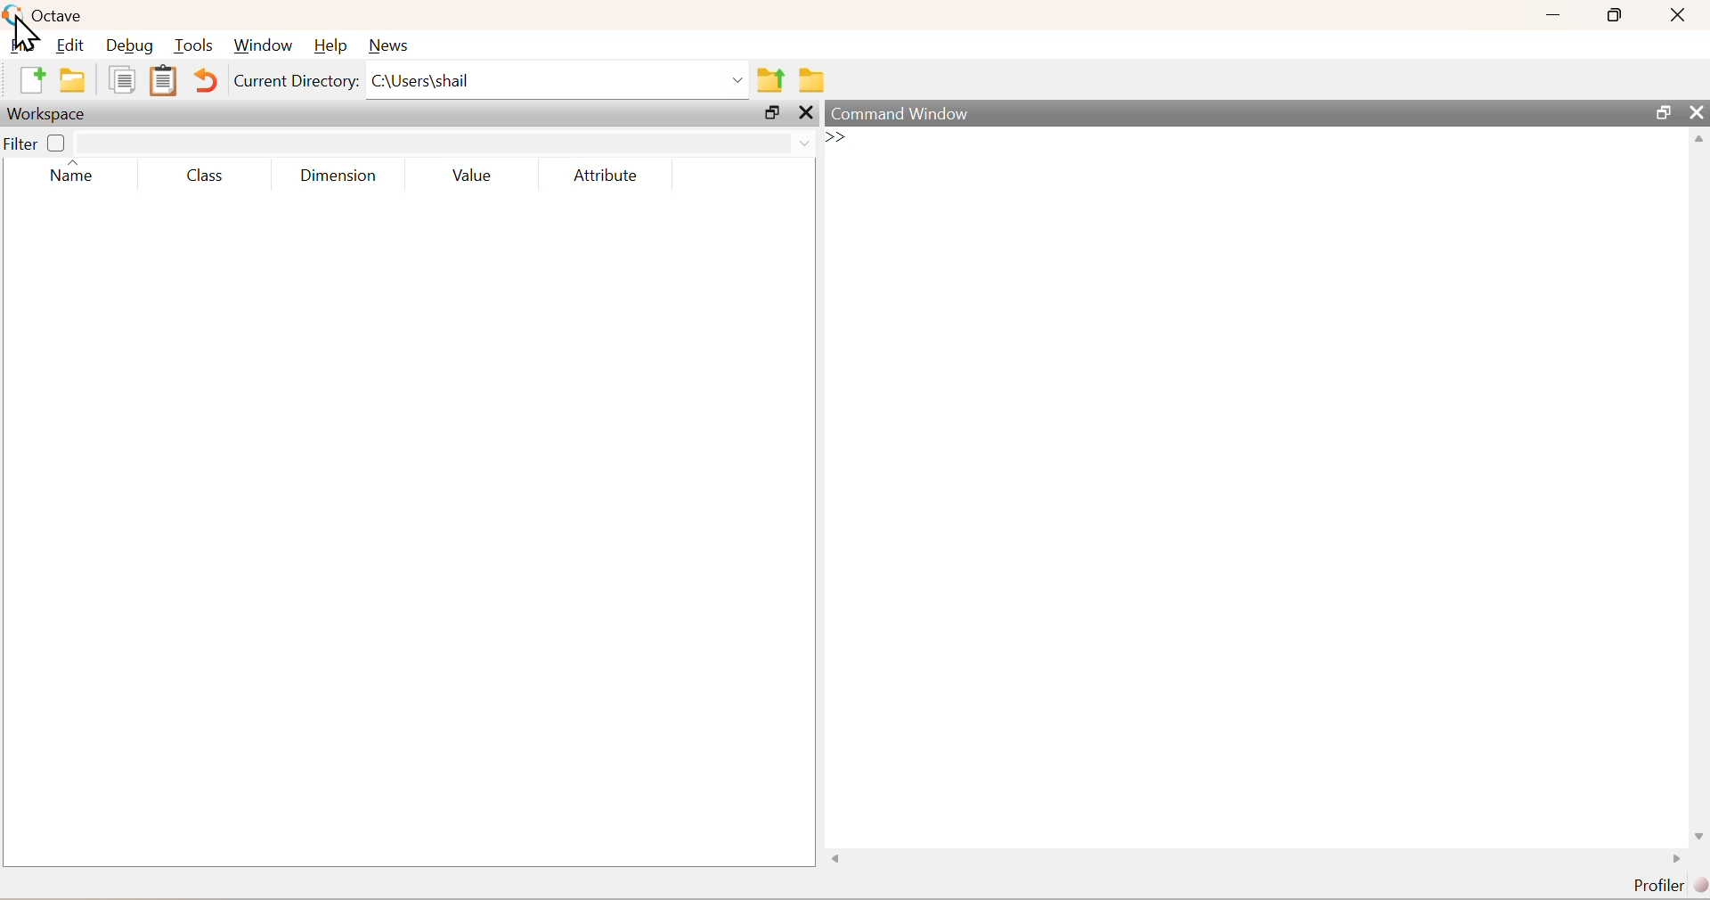 This screenshot has width=1710, height=900. I want to click on C:\Users|shail, so click(556, 79).